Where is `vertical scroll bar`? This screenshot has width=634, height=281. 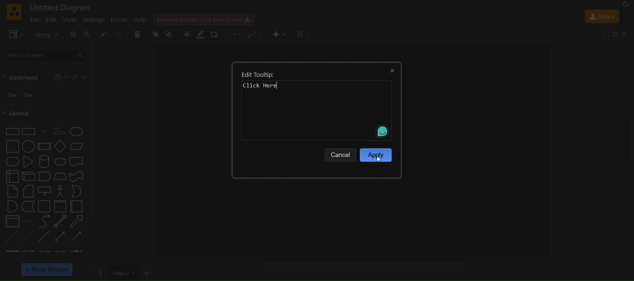 vertical scroll bar is located at coordinates (92, 130).